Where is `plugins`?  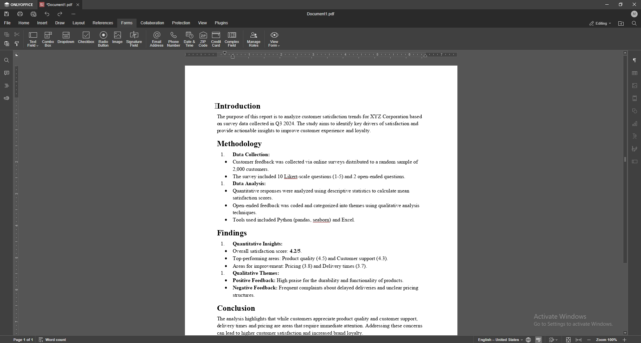 plugins is located at coordinates (222, 23).